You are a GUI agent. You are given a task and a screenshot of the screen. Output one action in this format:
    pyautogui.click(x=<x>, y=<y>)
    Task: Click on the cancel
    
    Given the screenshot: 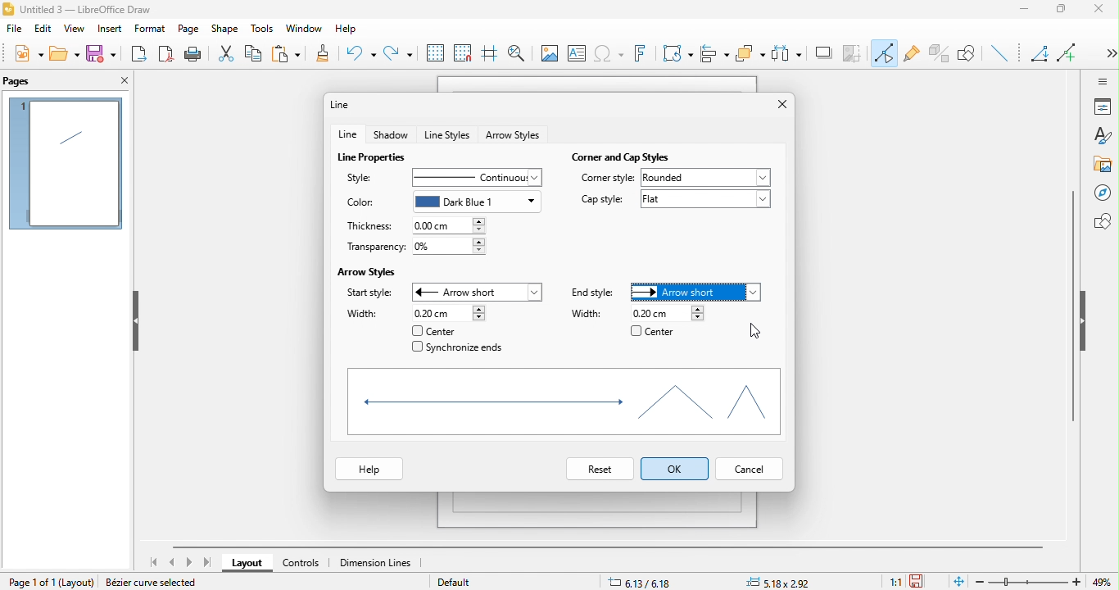 What is the action you would take?
    pyautogui.click(x=750, y=470)
    